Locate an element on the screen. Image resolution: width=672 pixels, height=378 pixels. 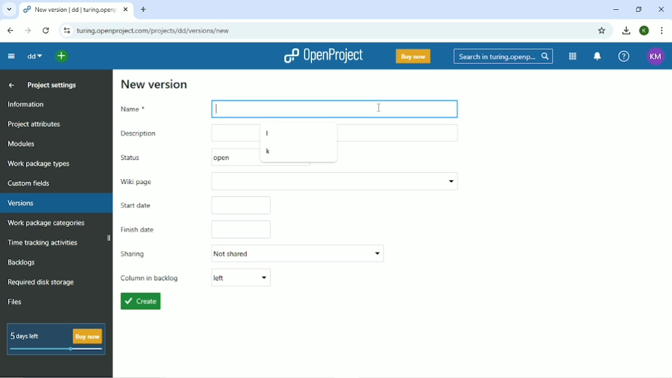
Current tab is located at coordinates (76, 9).